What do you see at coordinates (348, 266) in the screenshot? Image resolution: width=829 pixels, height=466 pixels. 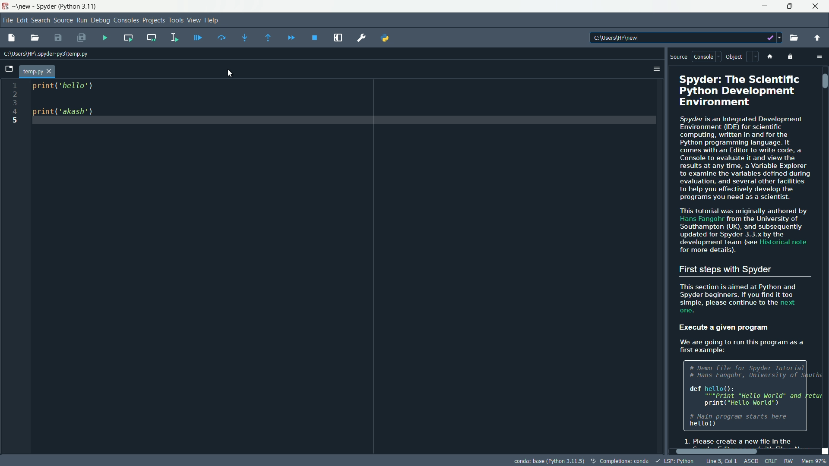 I see `print('hello') print('akash")` at bounding box center [348, 266].